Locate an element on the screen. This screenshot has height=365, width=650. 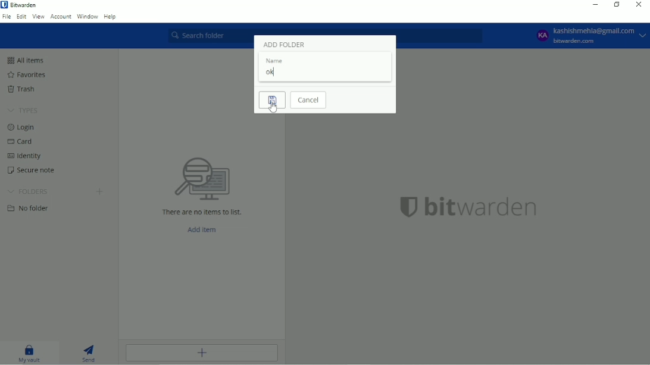
Identity is located at coordinates (27, 157).